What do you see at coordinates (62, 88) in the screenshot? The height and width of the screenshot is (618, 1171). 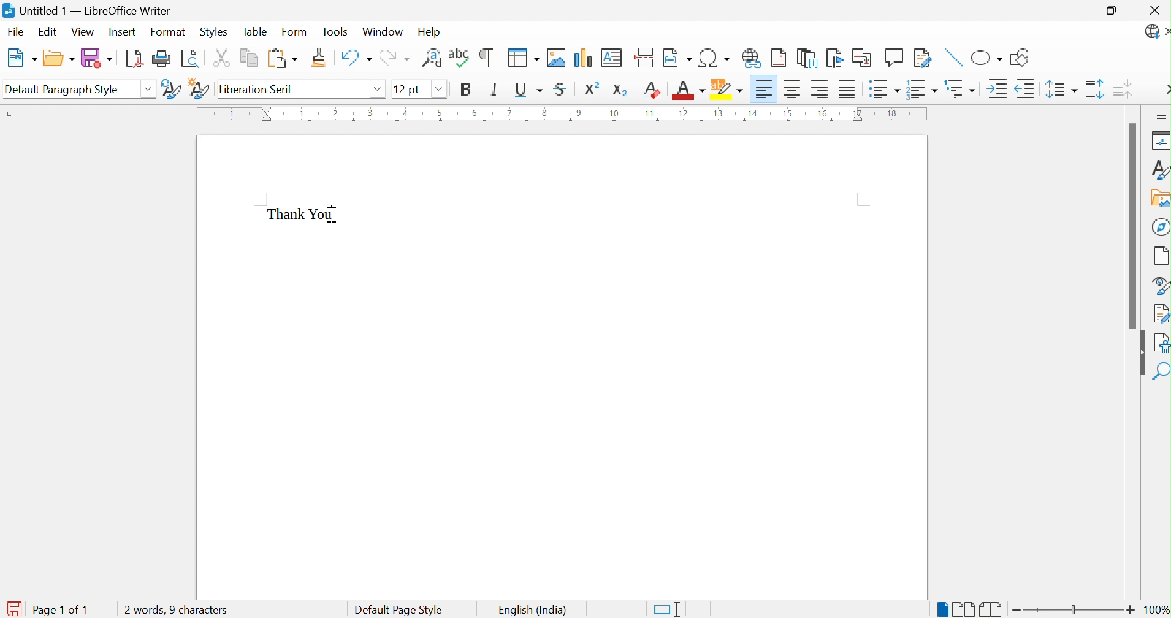 I see `Default Paragraph Style` at bounding box center [62, 88].